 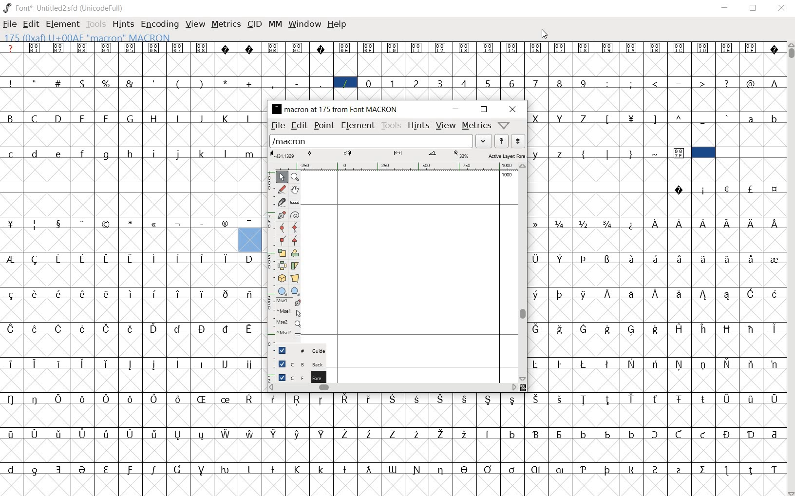 I want to click on Symbol, so click(x=299, y=468).